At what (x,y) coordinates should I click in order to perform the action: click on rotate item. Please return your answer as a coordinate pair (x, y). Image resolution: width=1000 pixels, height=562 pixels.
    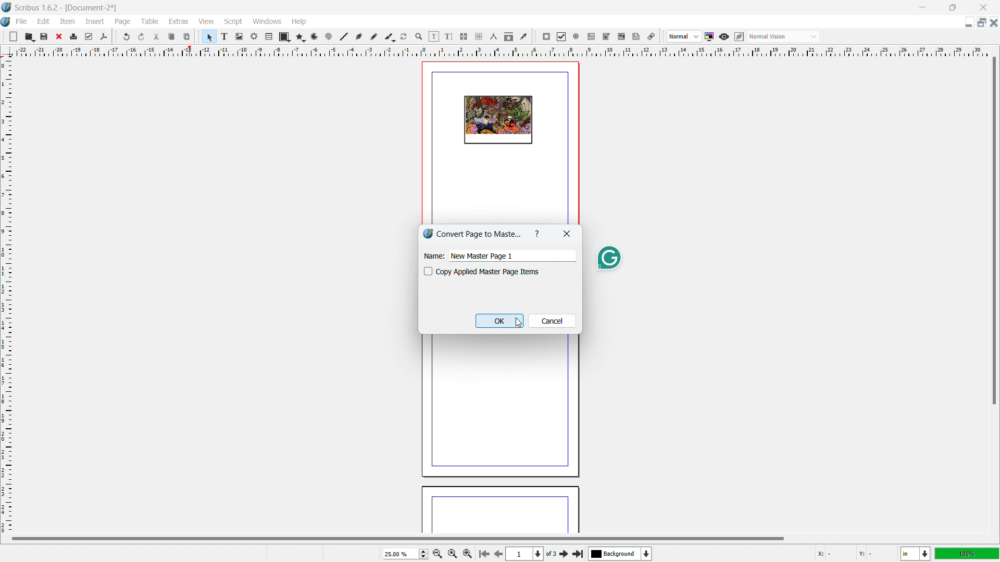
    Looking at the image, I should click on (404, 37).